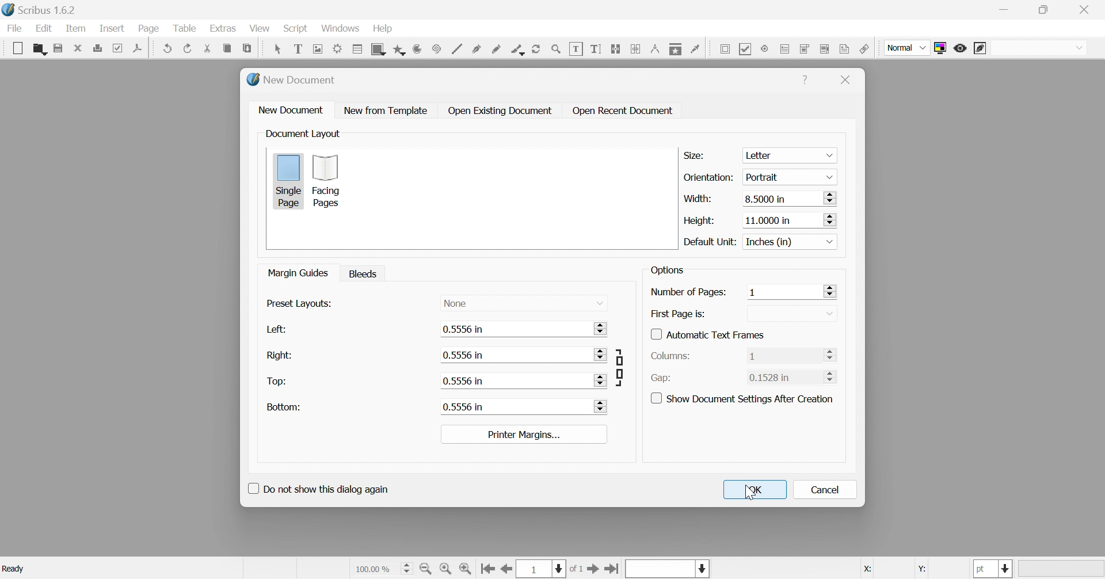 The image size is (1105, 579). I want to click on show document settings after creation, so click(744, 399).